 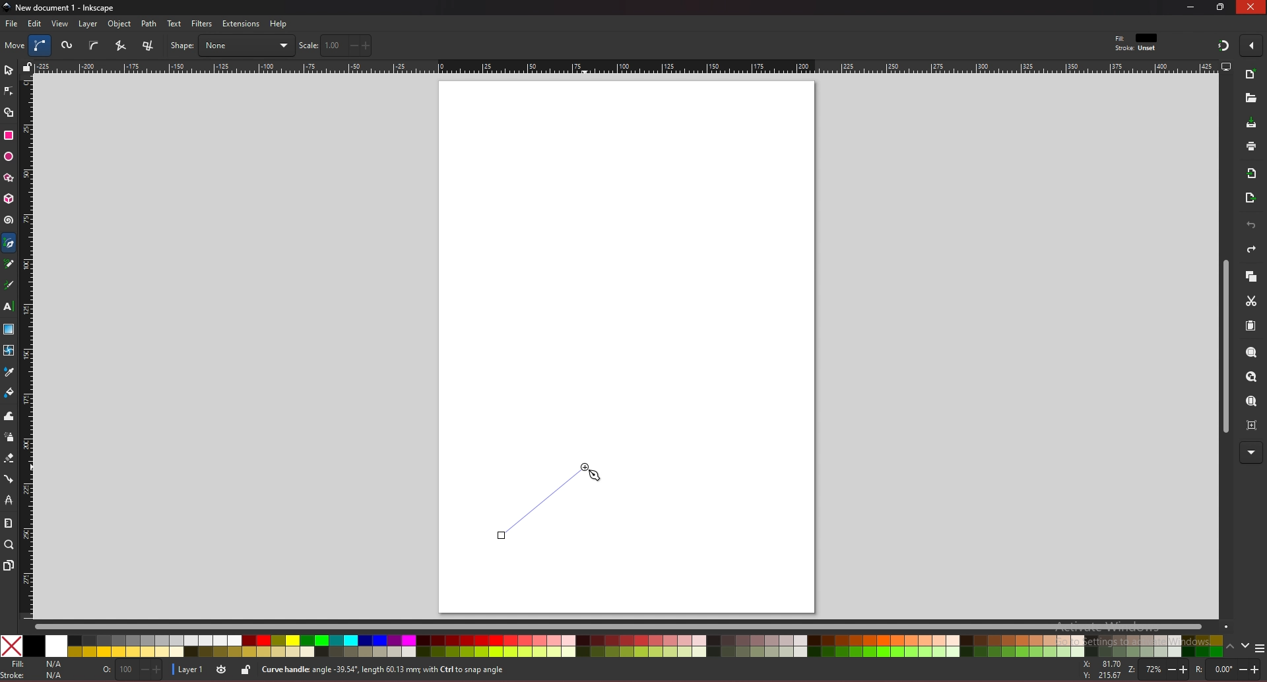 I want to click on fit, so click(x=1138, y=38).